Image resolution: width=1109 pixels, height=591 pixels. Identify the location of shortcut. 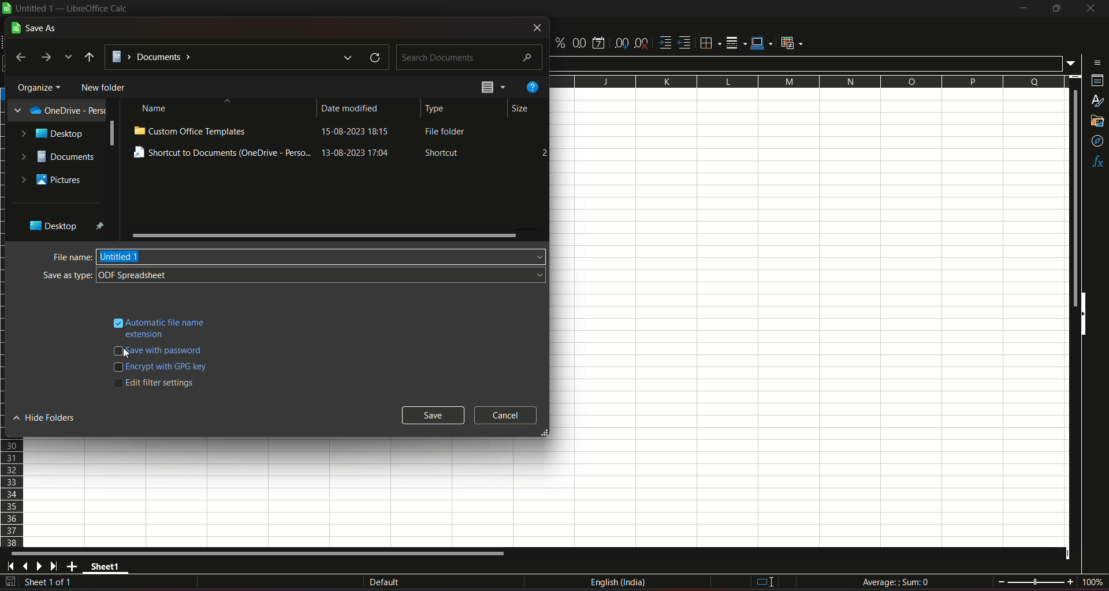
(443, 154).